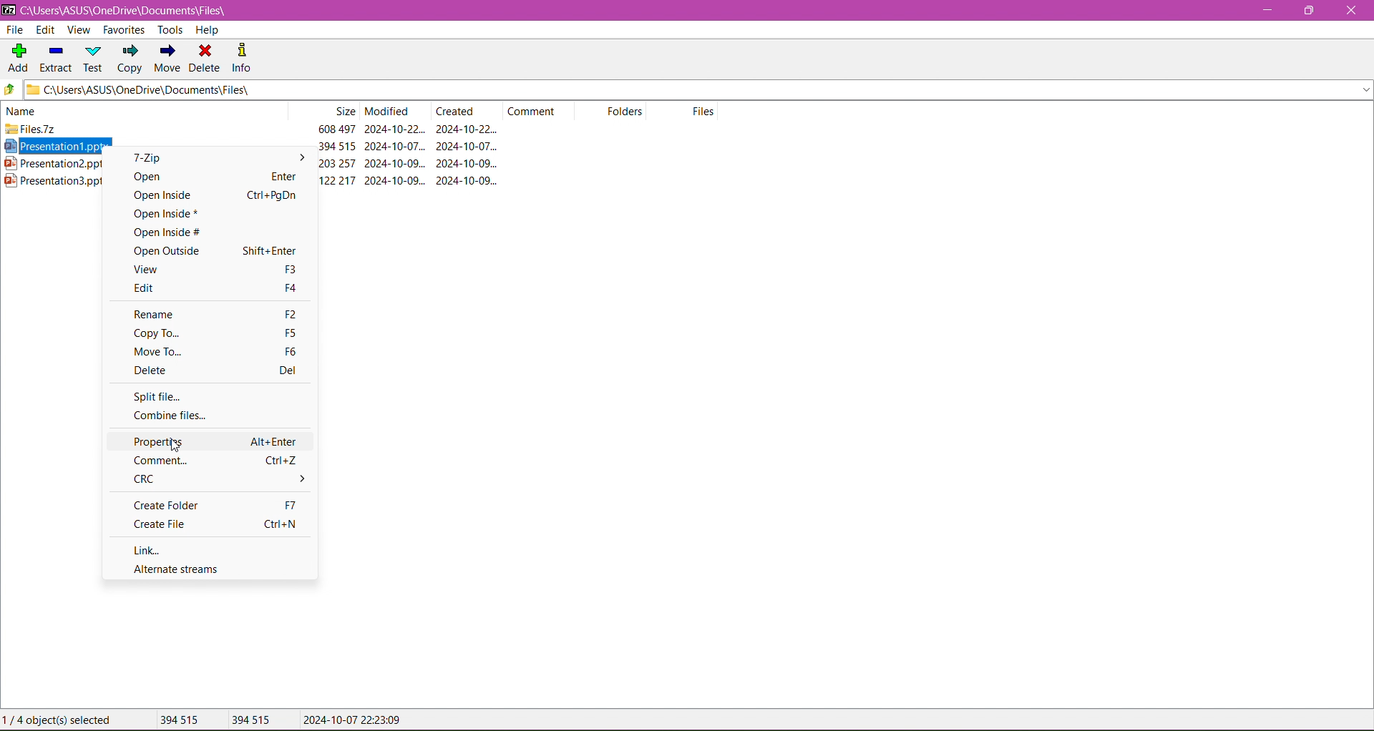 The width and height of the screenshot is (1374, 731). What do you see at coordinates (170, 30) in the screenshot?
I see `Tools` at bounding box center [170, 30].